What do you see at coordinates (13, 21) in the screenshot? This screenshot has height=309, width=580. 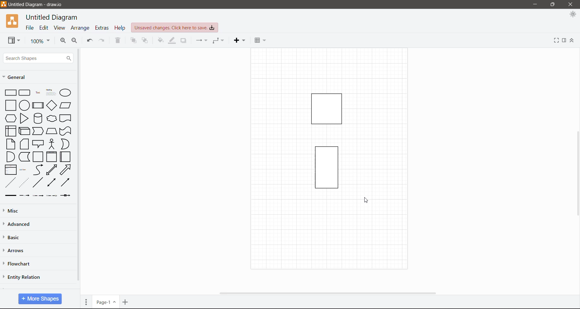 I see `Application Logo` at bounding box center [13, 21].